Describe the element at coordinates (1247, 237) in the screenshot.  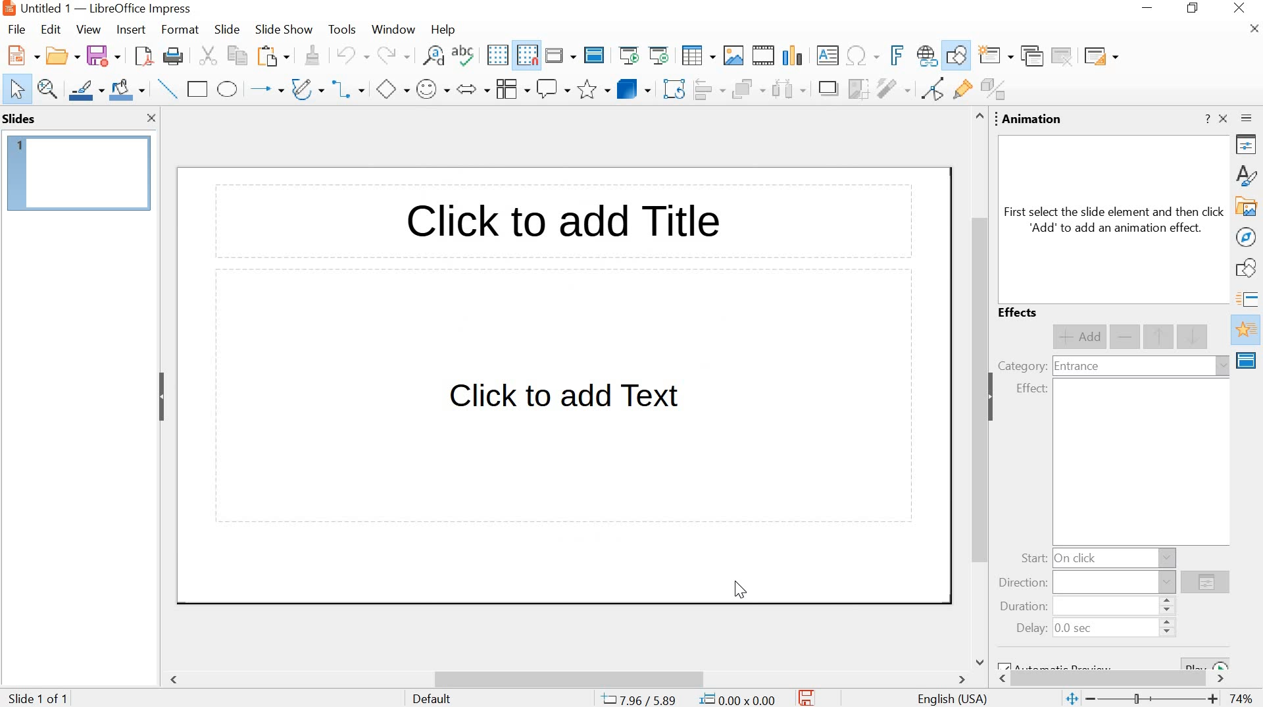
I see `navigate` at that location.